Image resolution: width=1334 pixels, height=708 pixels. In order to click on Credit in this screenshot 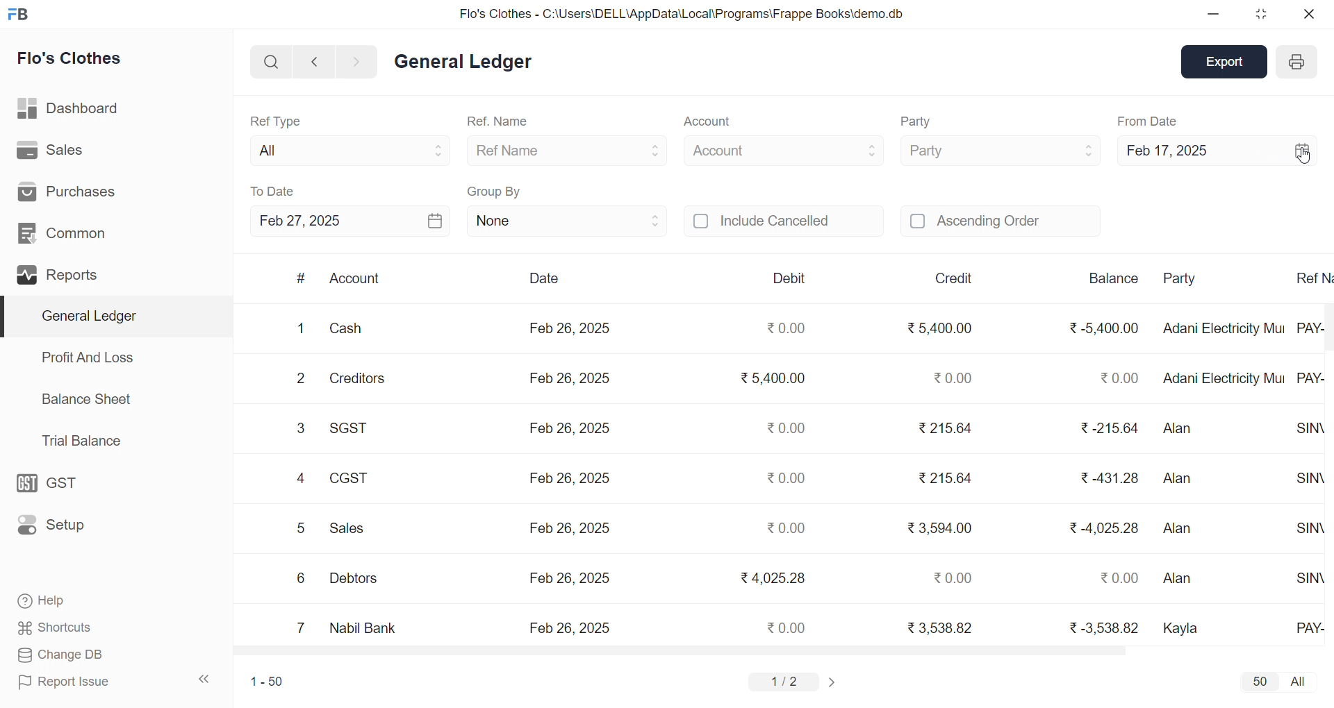, I will do `click(955, 278)`.